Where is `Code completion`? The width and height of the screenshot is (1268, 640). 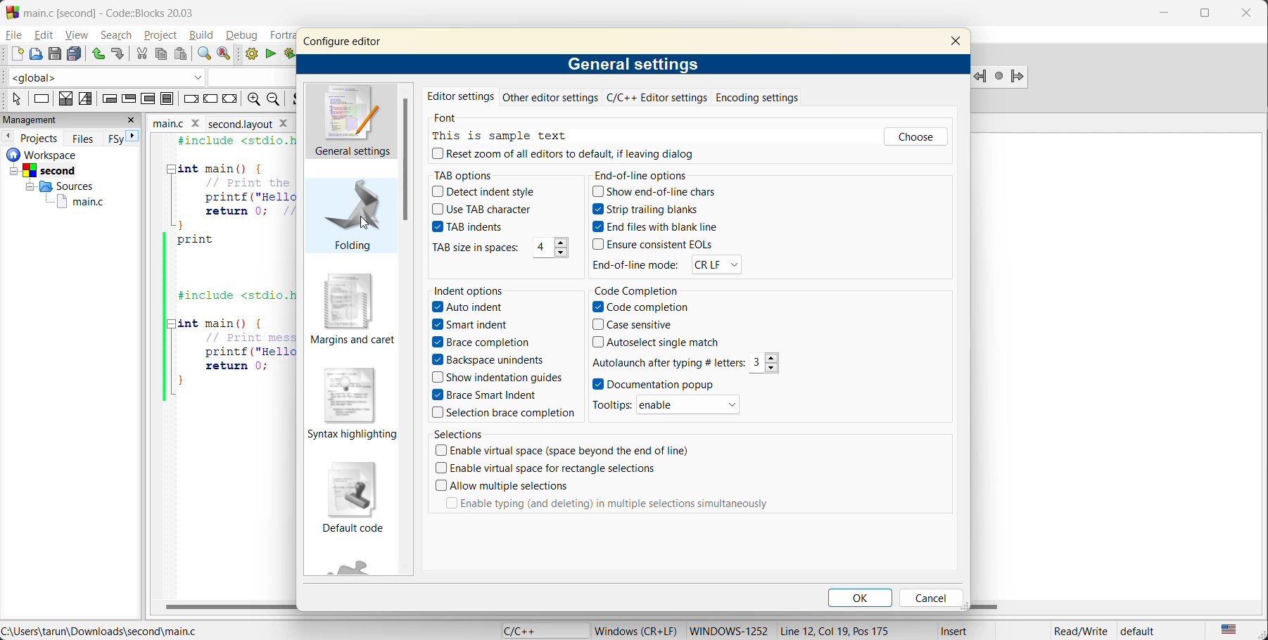 Code completion is located at coordinates (649, 307).